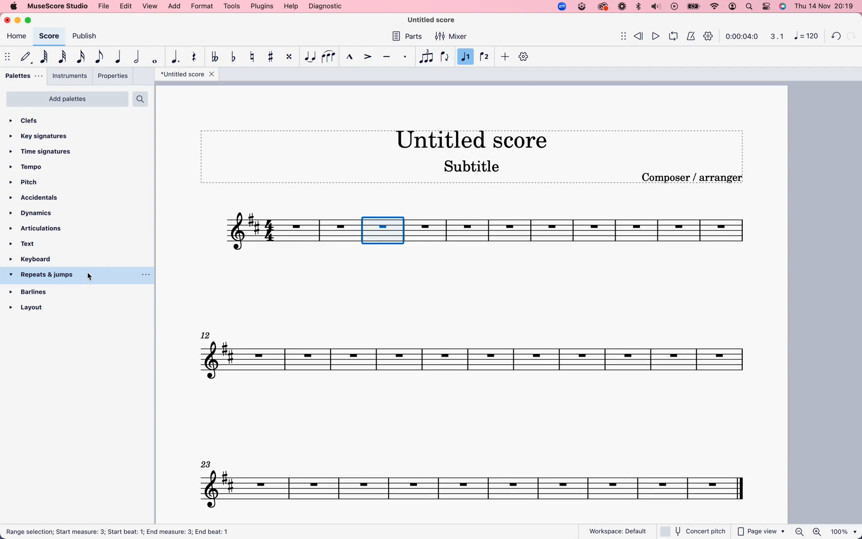 This screenshot has height=539, width=862. I want to click on voice 1, so click(465, 57).